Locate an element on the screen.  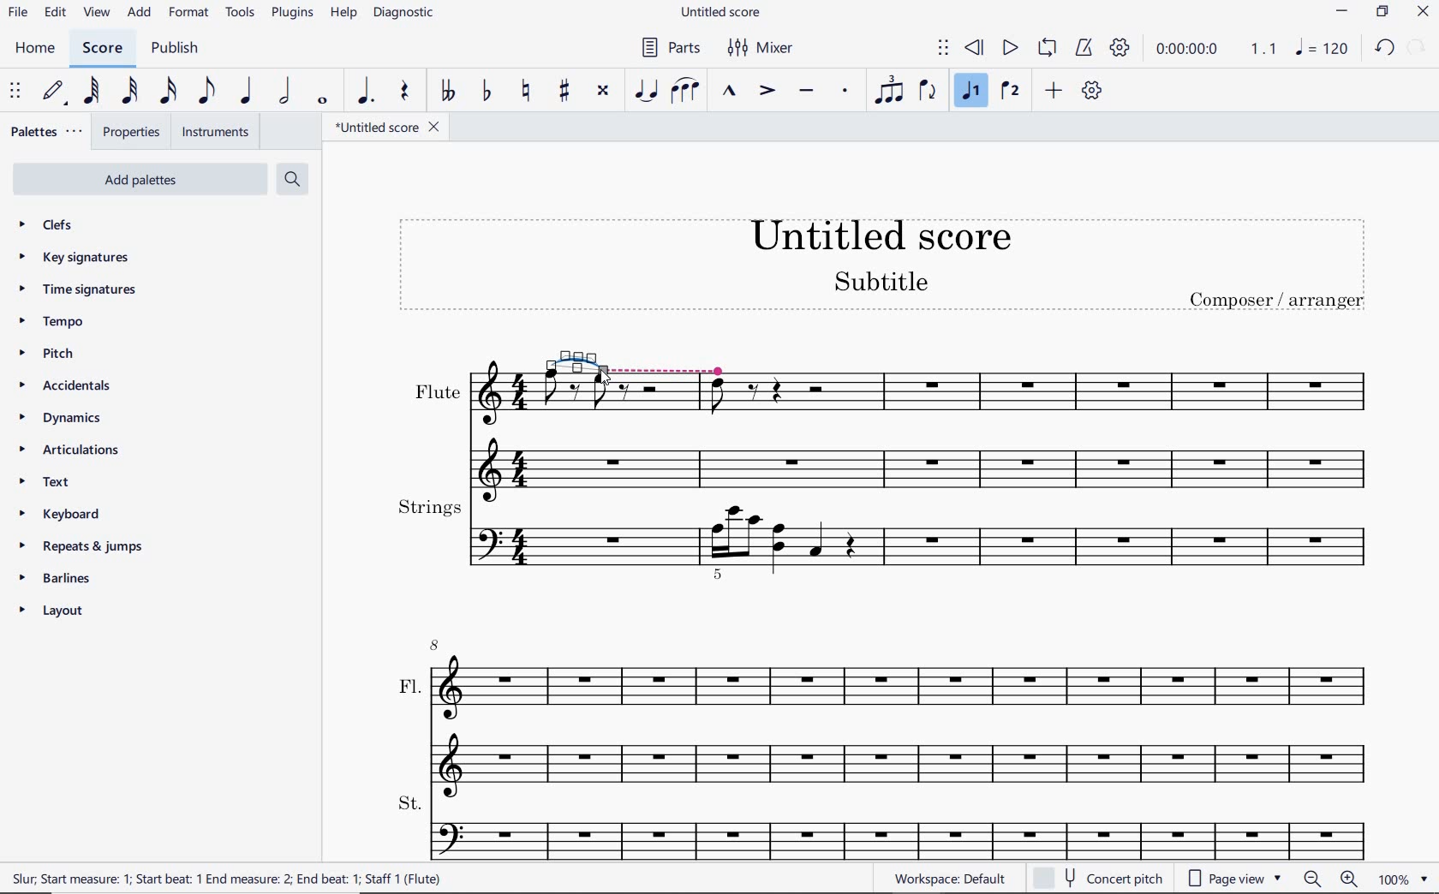
dynamics is located at coordinates (57, 418).